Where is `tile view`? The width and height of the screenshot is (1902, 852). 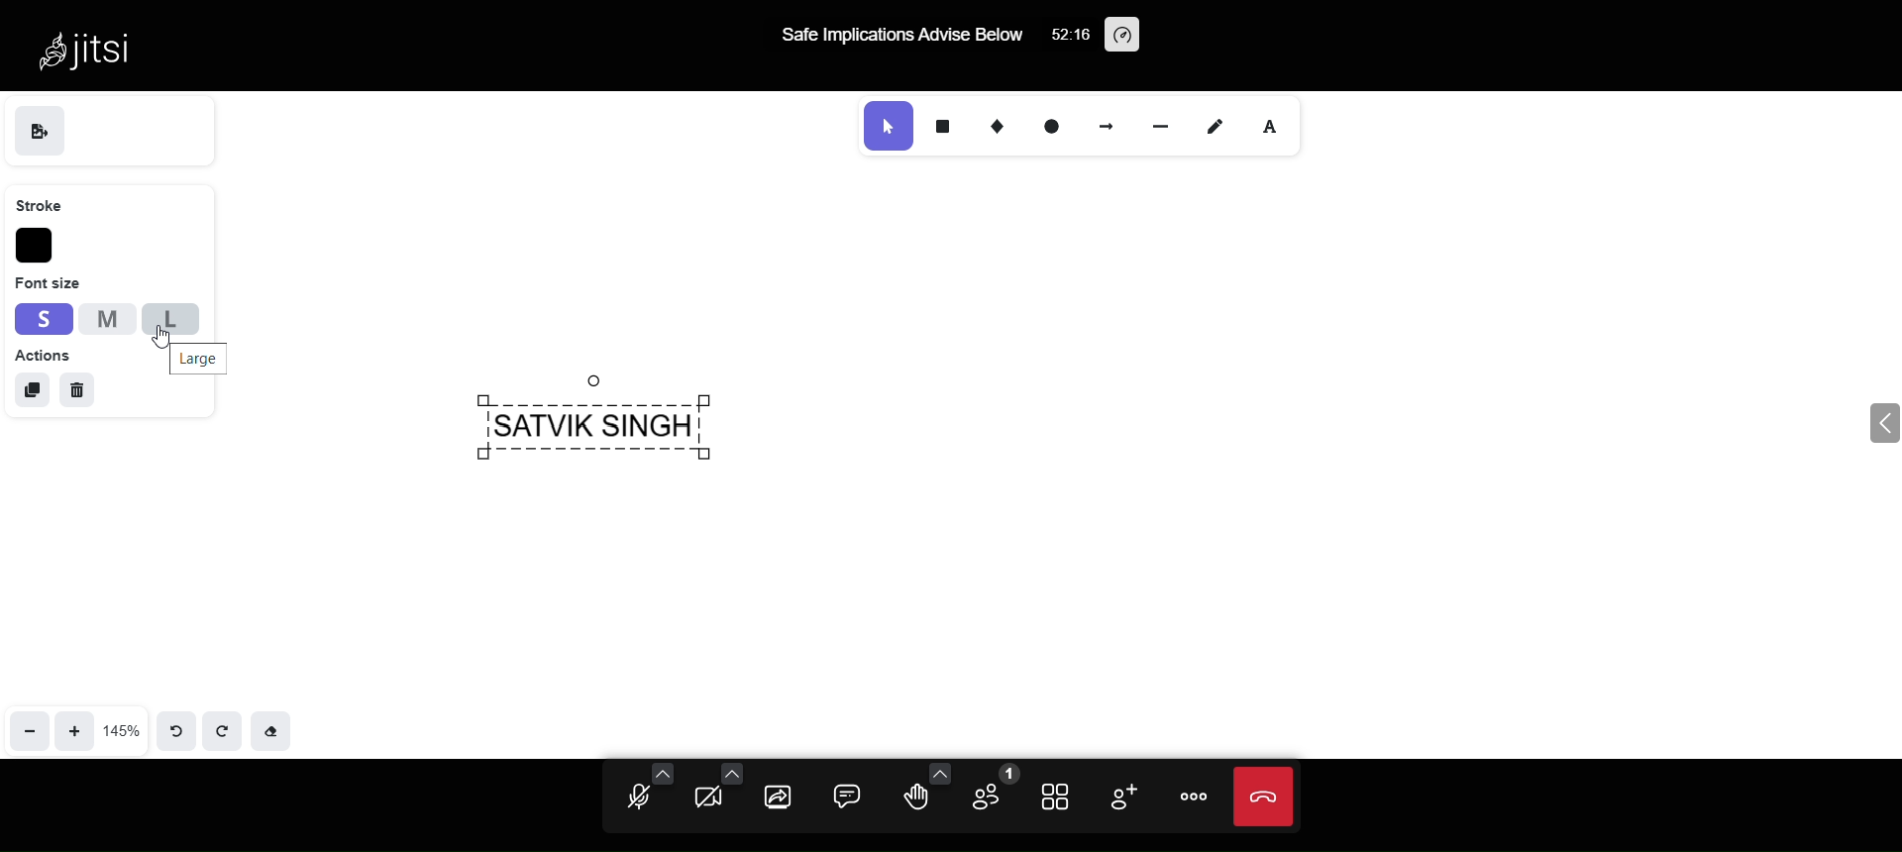 tile view is located at coordinates (1060, 799).